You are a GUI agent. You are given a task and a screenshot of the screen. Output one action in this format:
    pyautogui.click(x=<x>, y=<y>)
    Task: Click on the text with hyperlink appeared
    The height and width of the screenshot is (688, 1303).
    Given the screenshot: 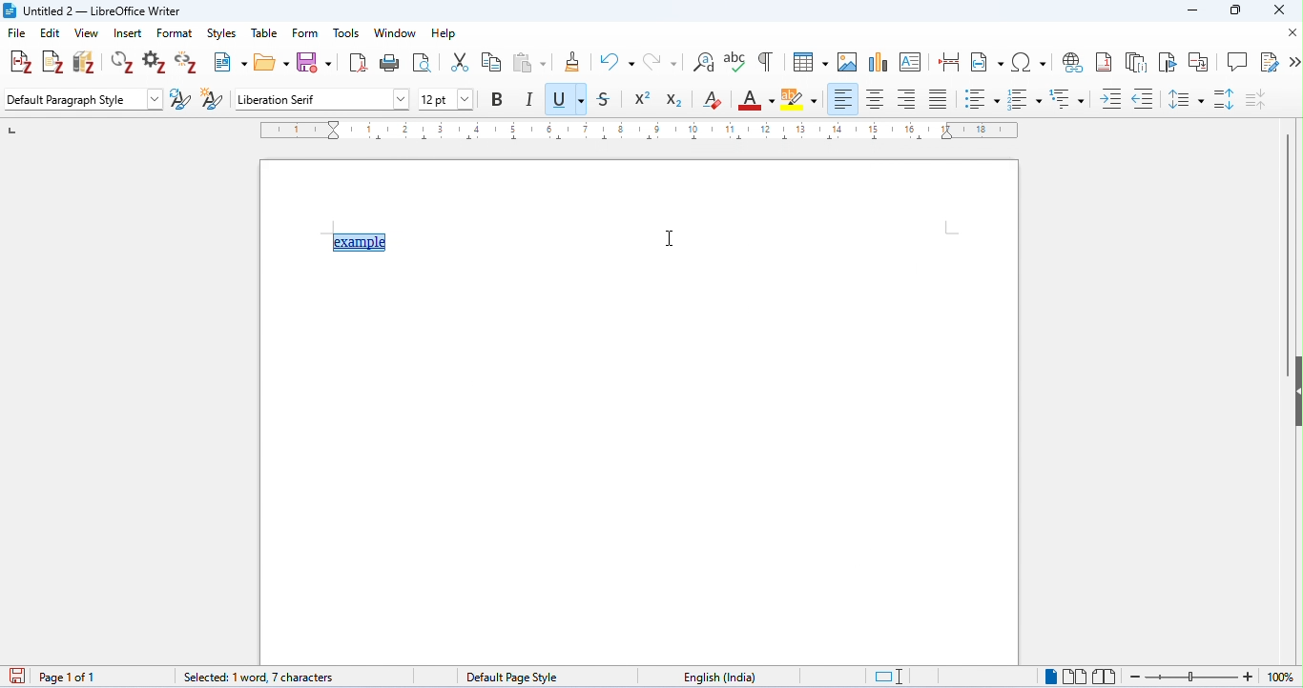 What is the action you would take?
    pyautogui.click(x=364, y=243)
    